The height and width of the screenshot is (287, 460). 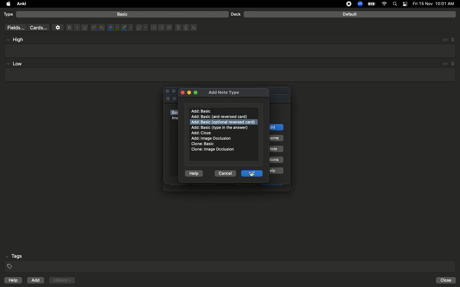 What do you see at coordinates (102, 28) in the screenshot?
I see `Subscript` at bounding box center [102, 28].